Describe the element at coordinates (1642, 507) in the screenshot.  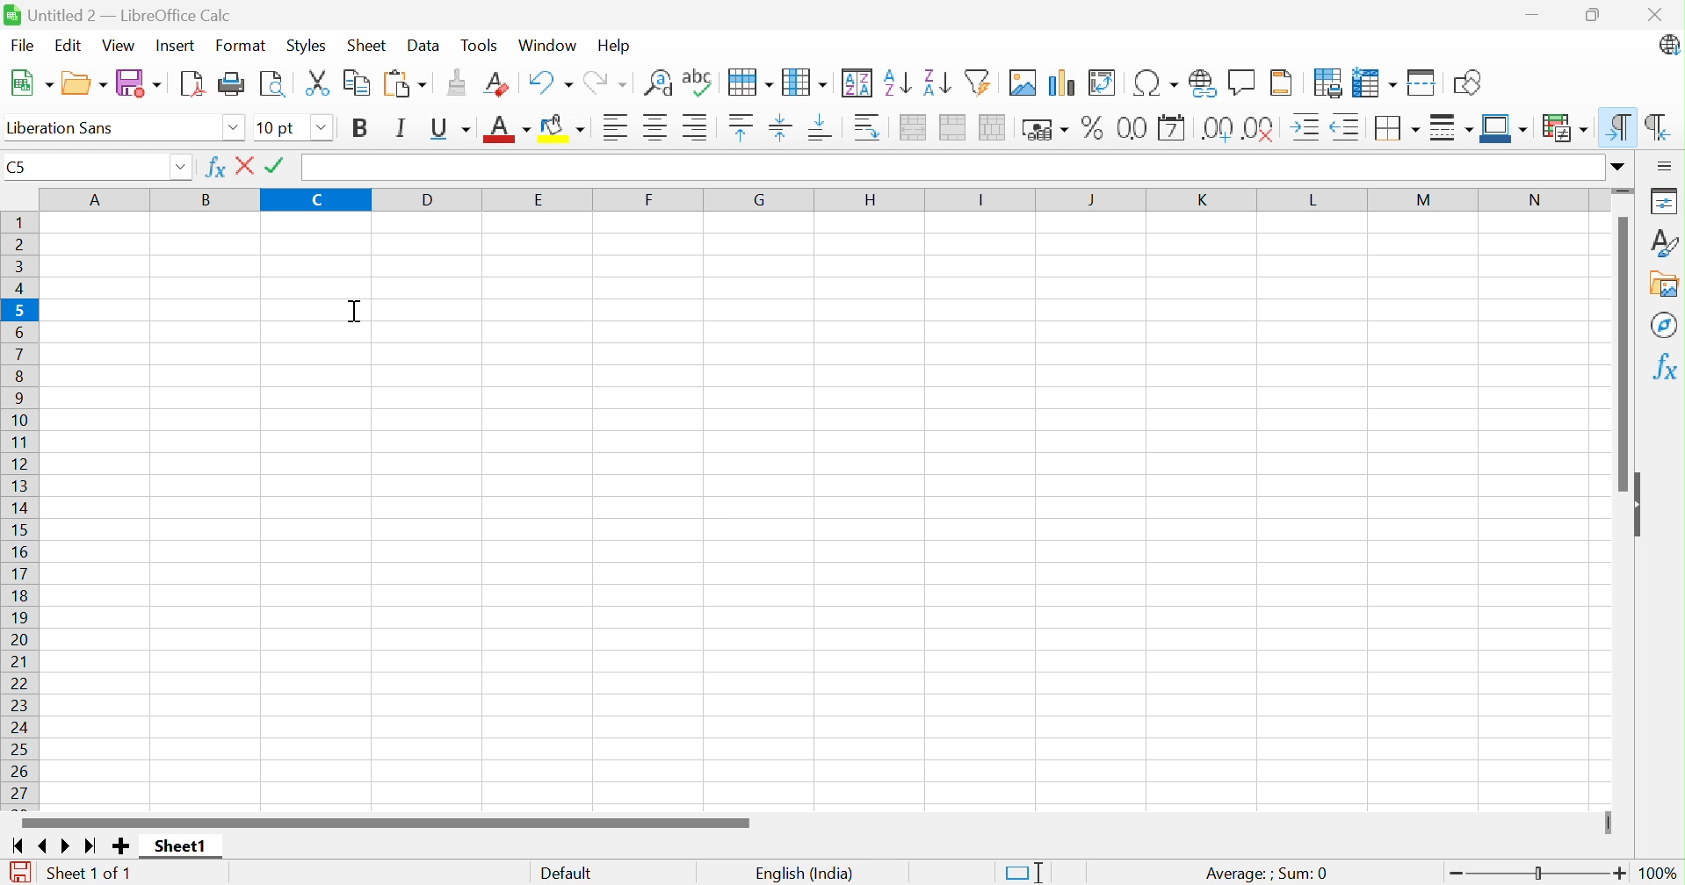
I see `Hide` at that location.